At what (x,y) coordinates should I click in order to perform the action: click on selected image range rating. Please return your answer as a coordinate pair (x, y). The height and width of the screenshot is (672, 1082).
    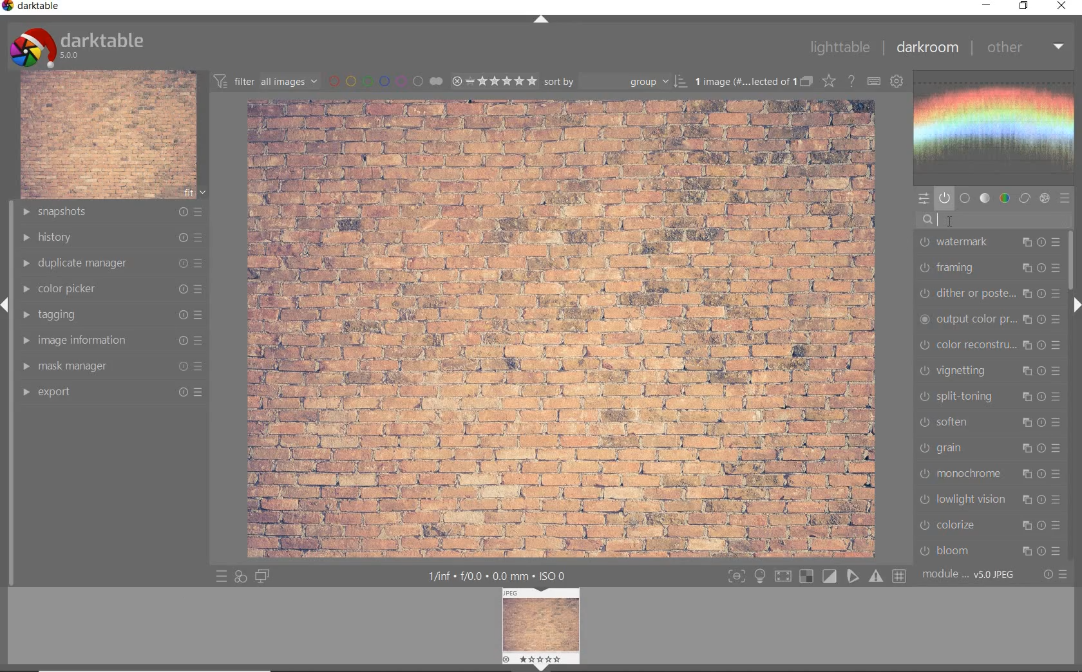
    Looking at the image, I should click on (494, 81).